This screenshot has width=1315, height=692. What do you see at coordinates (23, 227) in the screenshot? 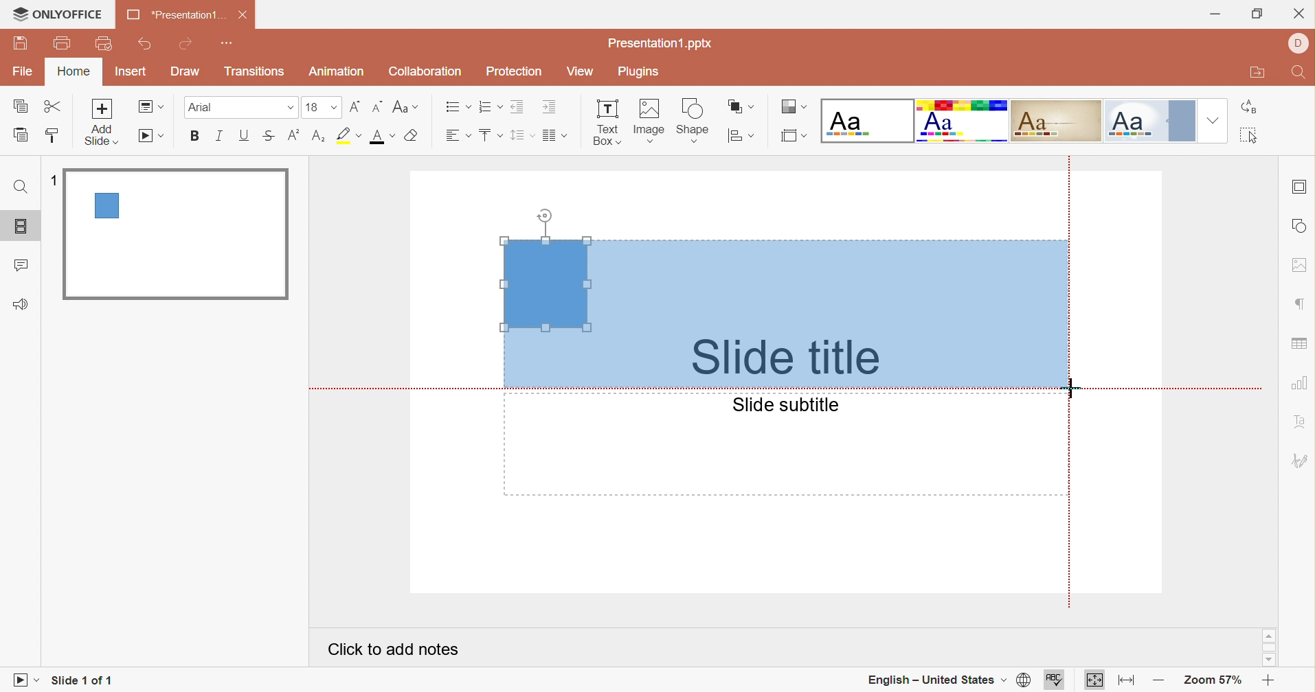
I see `Slides` at bounding box center [23, 227].